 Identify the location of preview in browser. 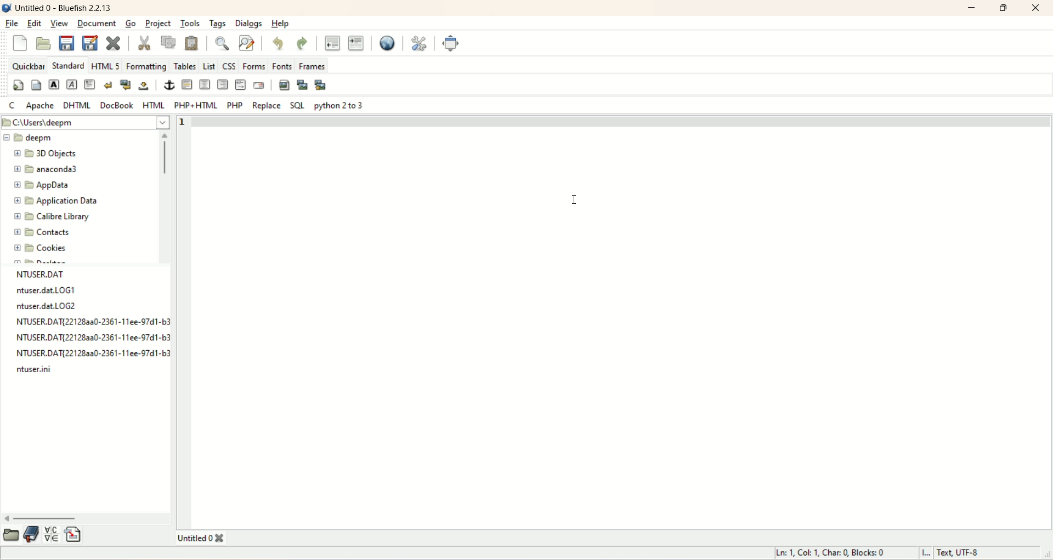
(390, 43).